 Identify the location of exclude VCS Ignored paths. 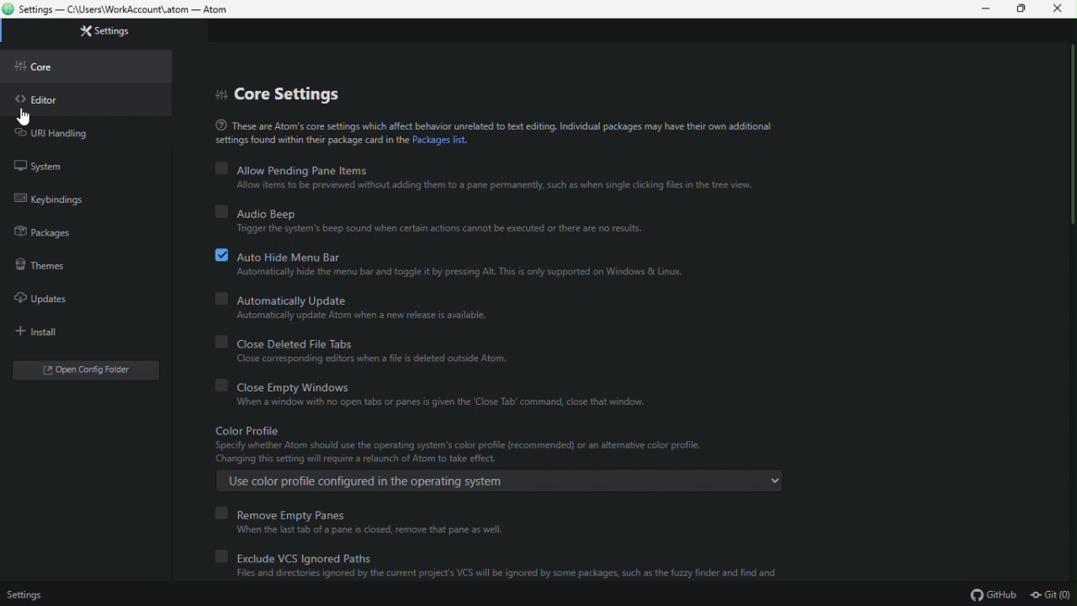
(514, 556).